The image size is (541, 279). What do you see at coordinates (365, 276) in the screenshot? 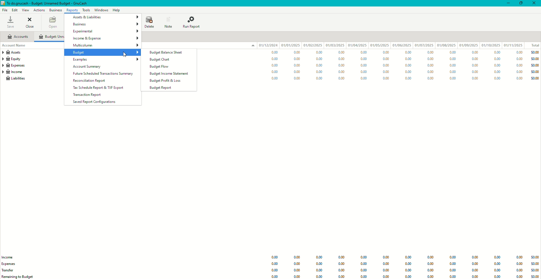
I see `0.00` at bounding box center [365, 276].